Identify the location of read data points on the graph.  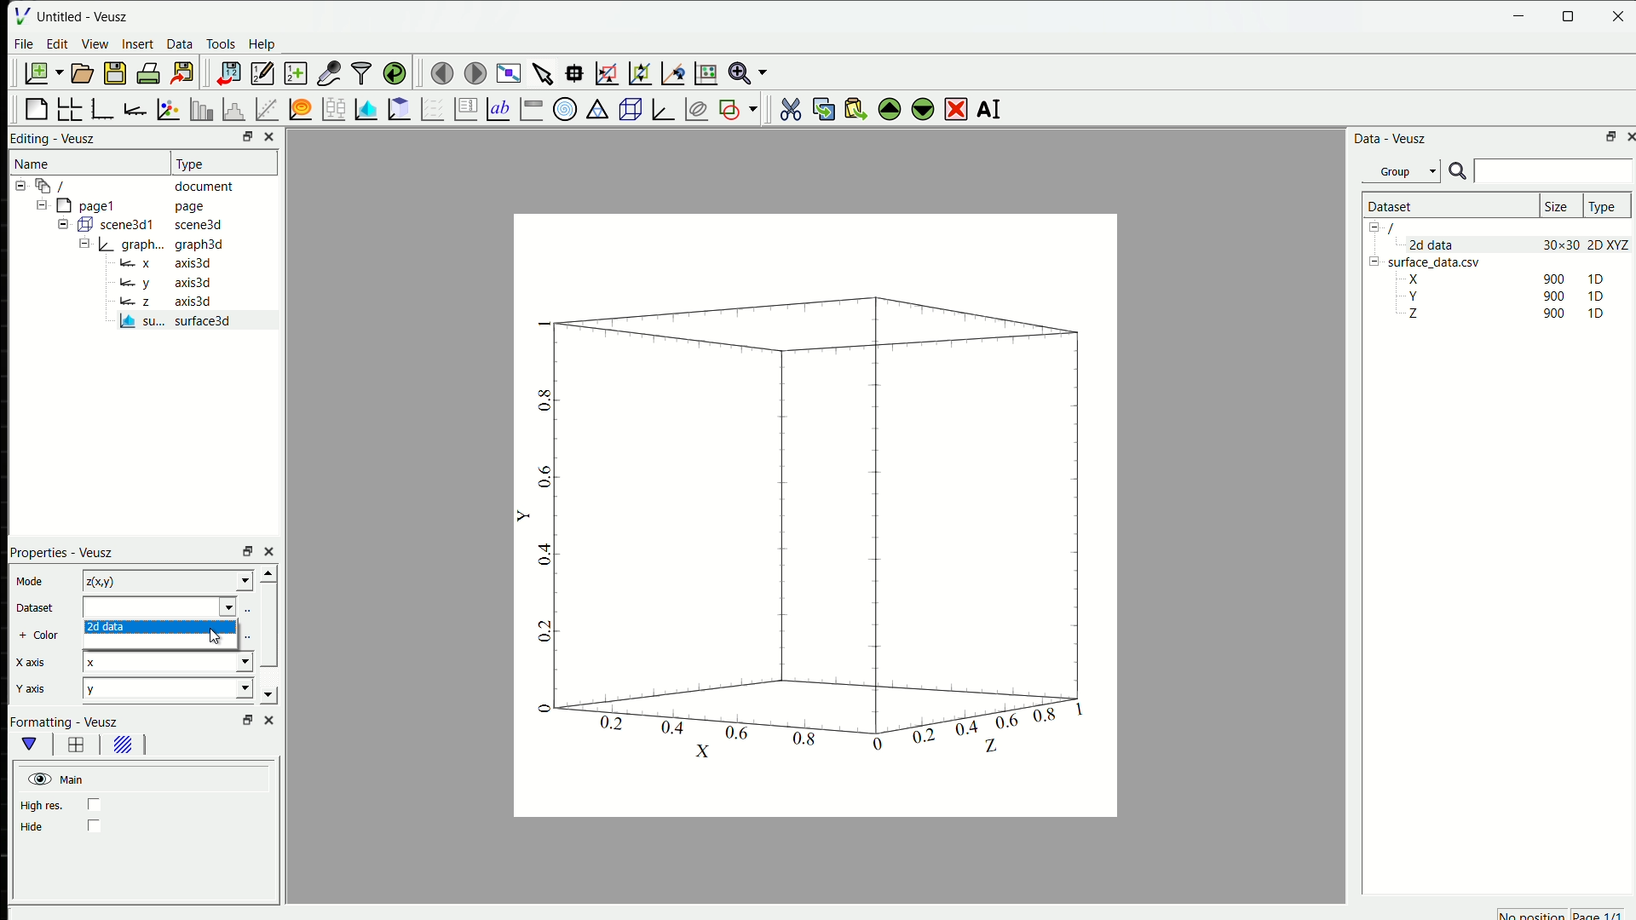
(576, 73).